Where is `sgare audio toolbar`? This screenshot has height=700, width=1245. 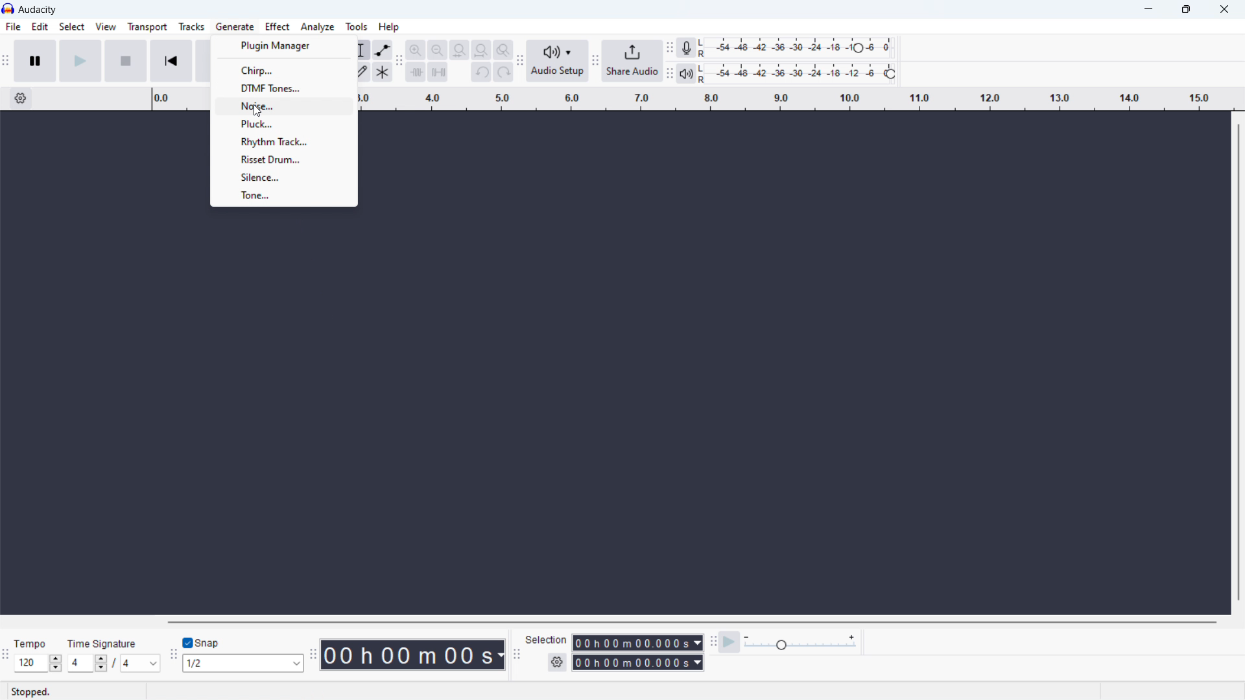
sgare audio toolbar is located at coordinates (595, 62).